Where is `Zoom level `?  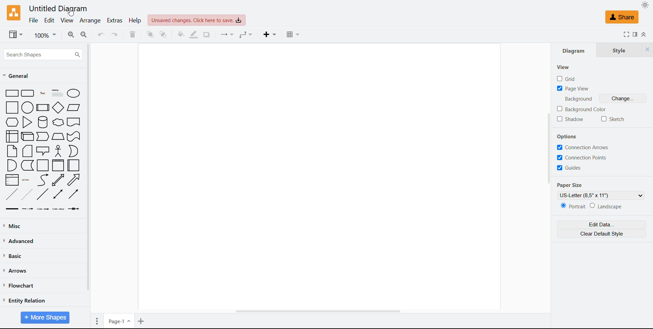
Zoom level  is located at coordinates (46, 35).